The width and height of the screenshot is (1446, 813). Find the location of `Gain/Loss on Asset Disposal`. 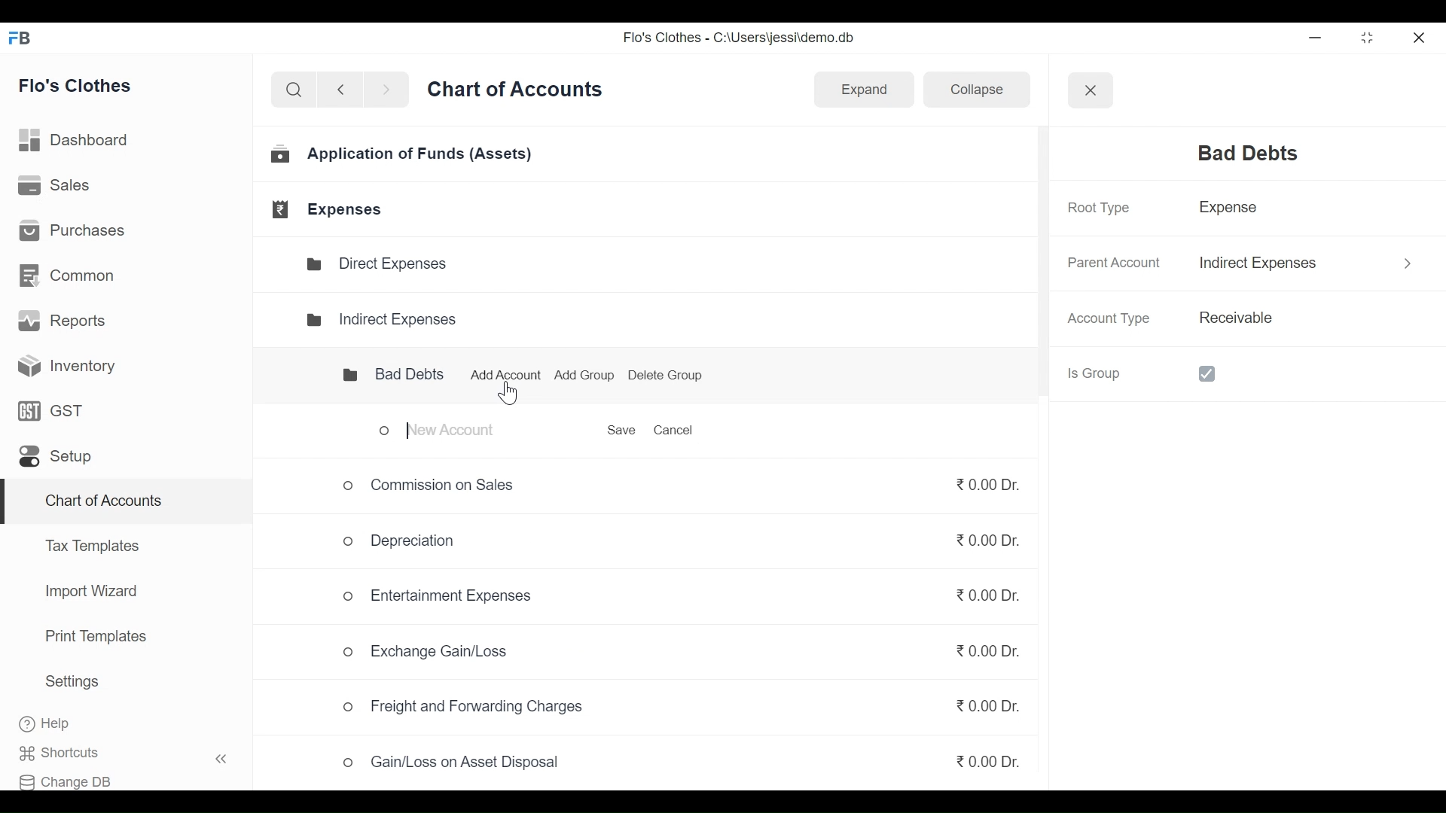

Gain/Loss on Asset Disposal is located at coordinates (453, 766).